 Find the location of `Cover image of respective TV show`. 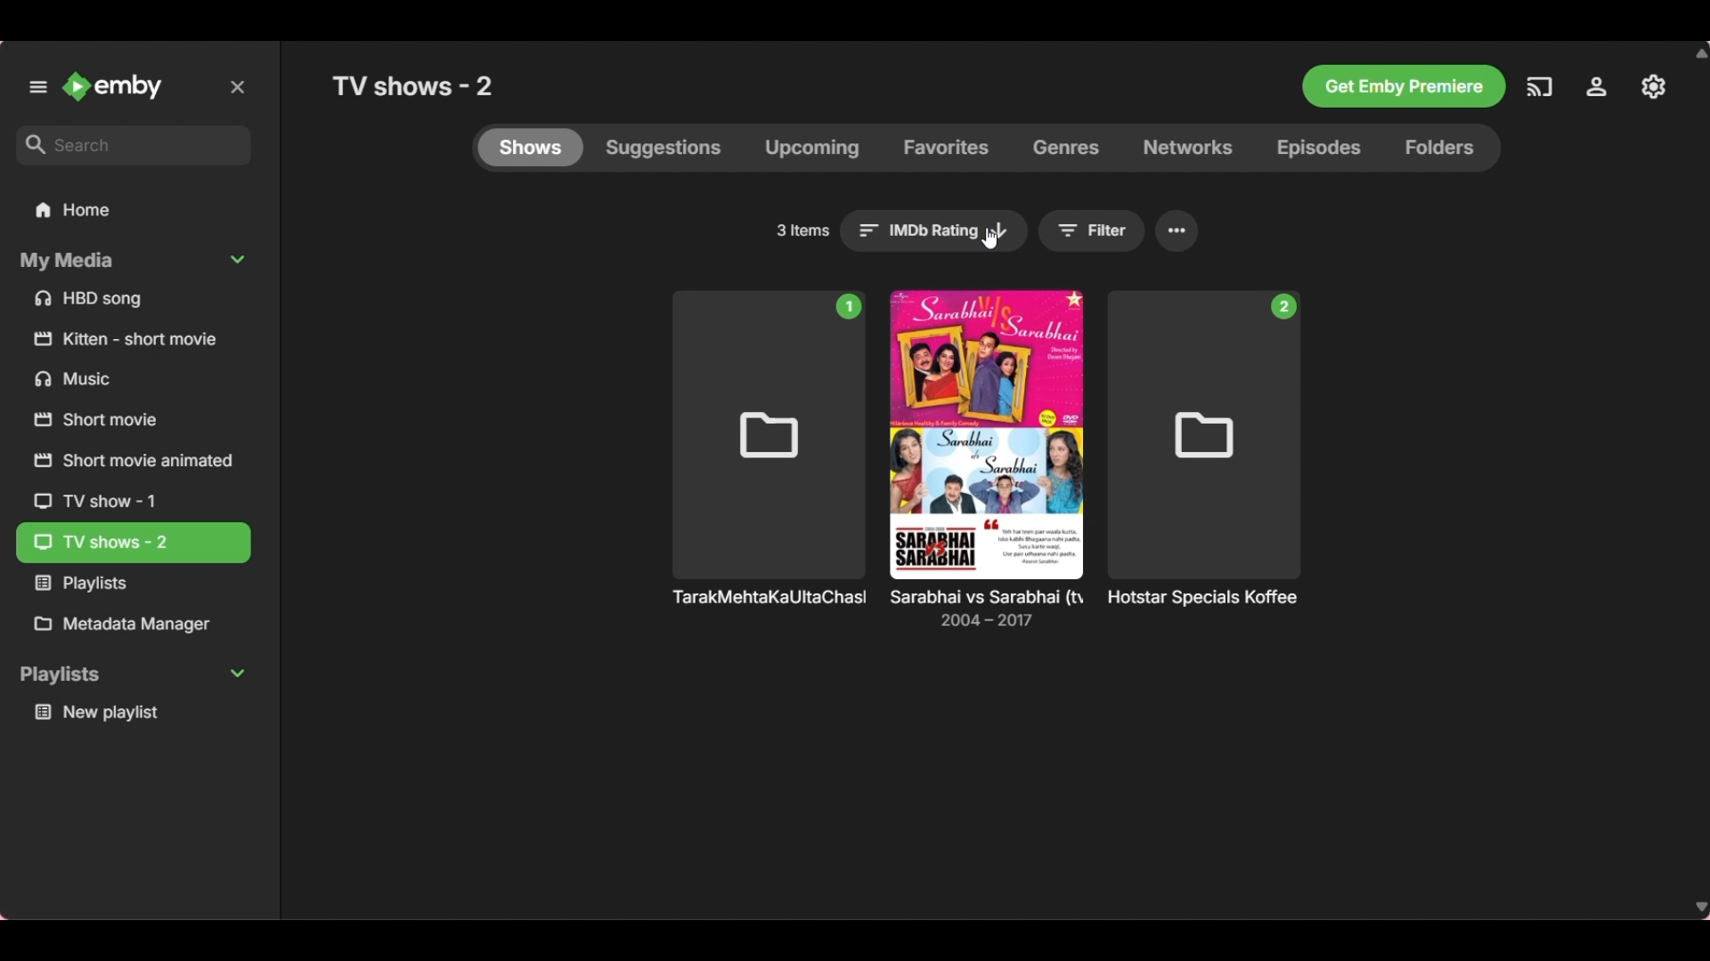

Cover image of respective TV show is located at coordinates (986, 435).